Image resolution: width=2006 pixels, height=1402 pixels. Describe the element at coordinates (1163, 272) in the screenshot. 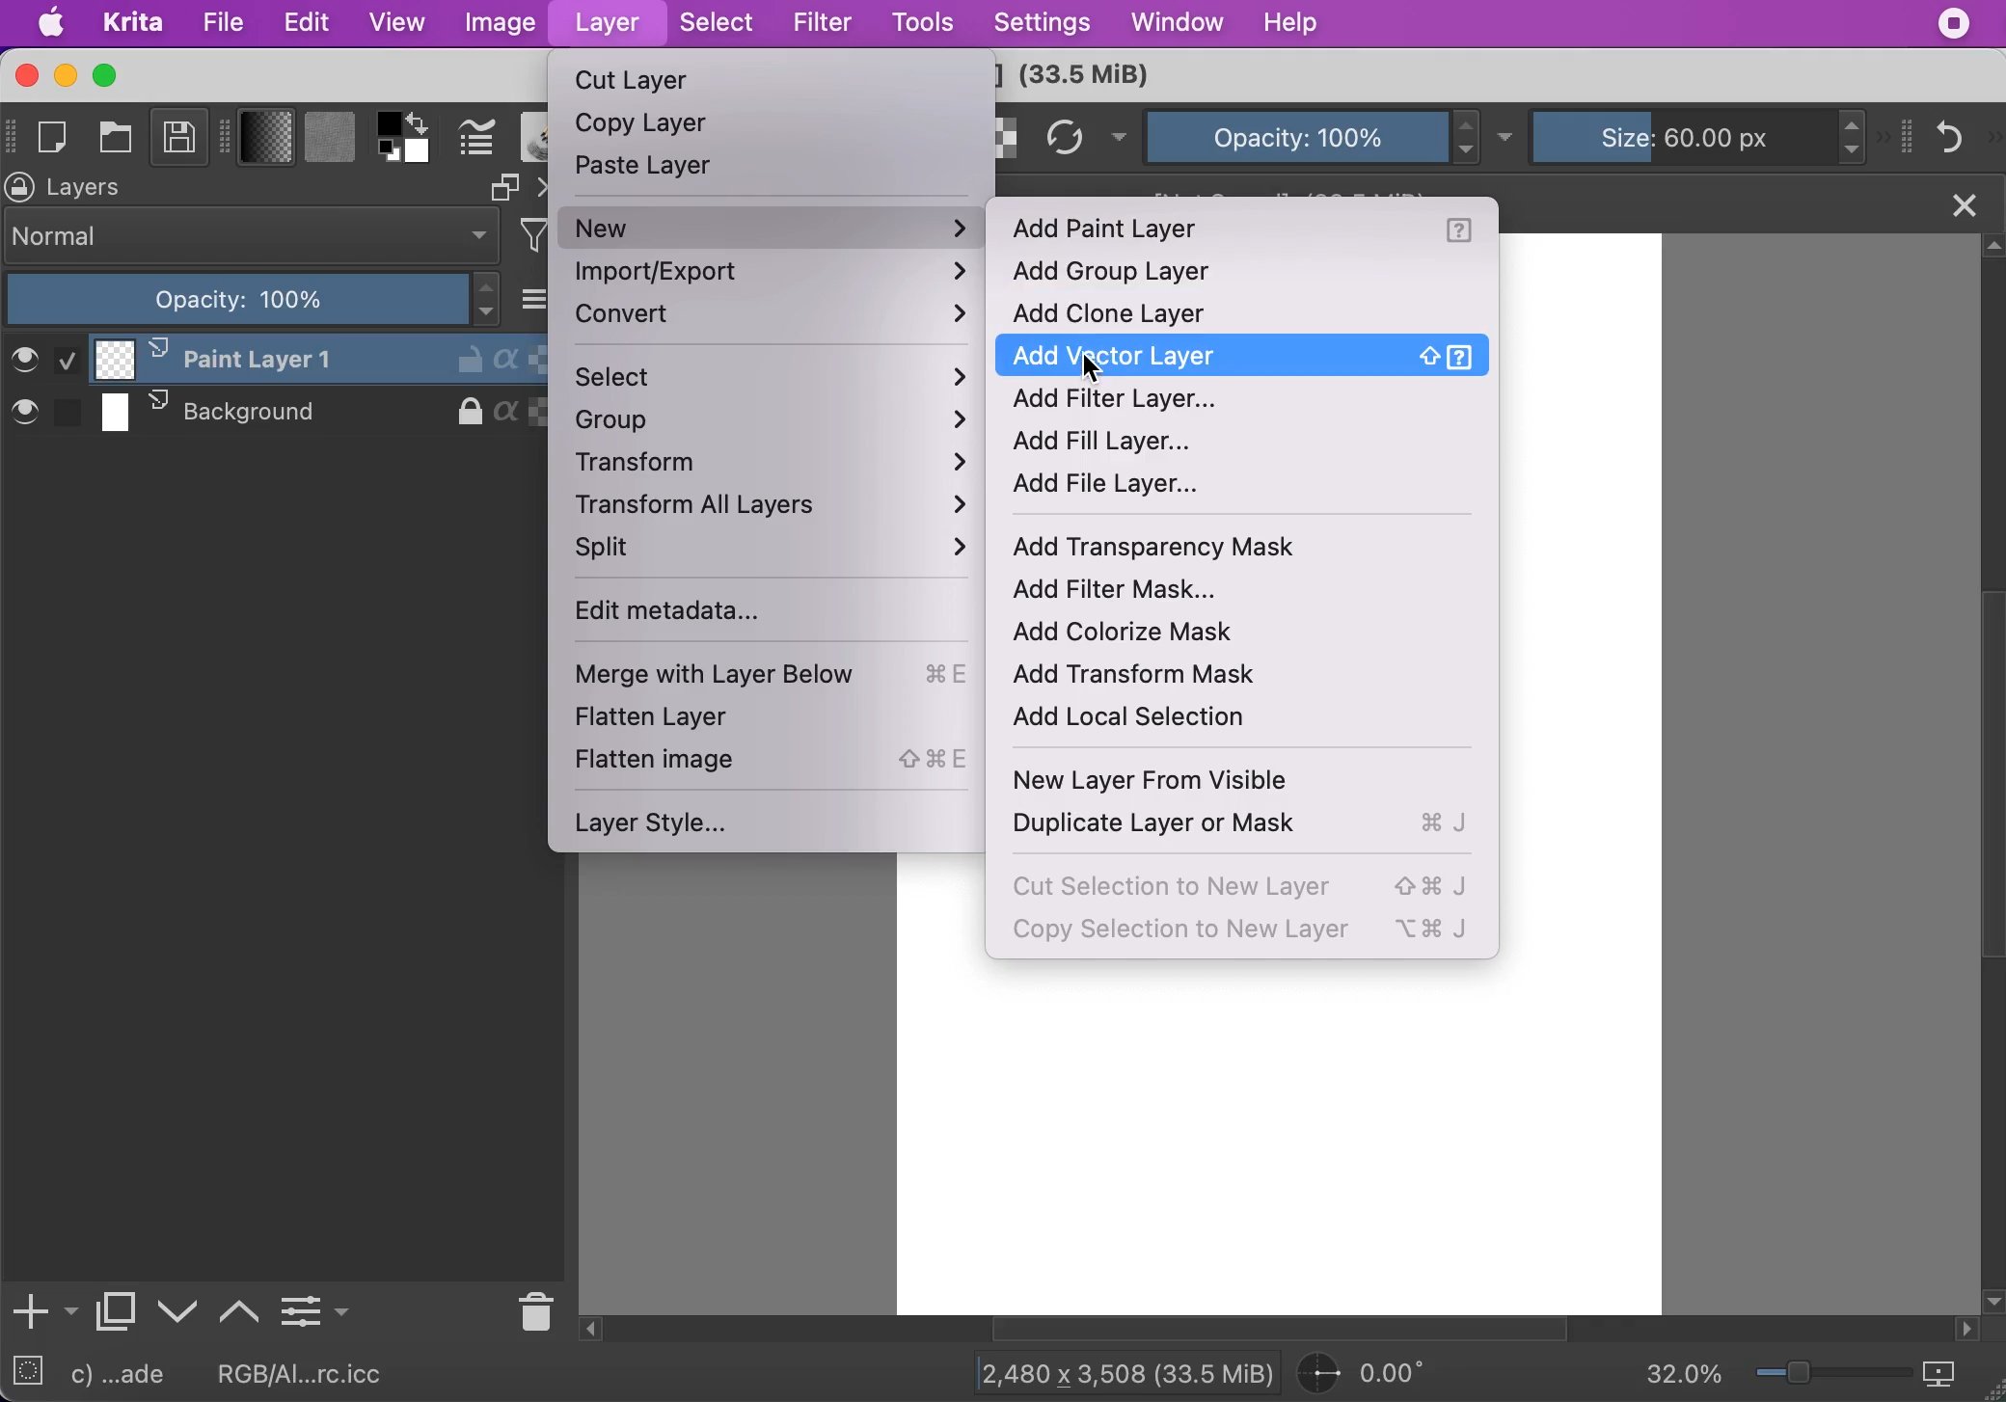

I see `add group layer` at that location.